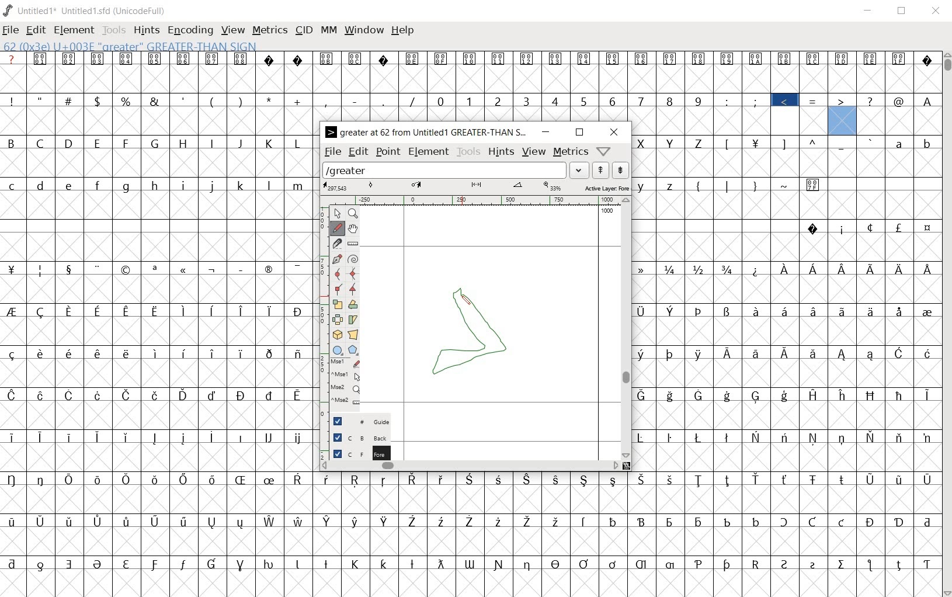 The image size is (952, 597). What do you see at coordinates (147, 30) in the screenshot?
I see `hints` at bounding box center [147, 30].